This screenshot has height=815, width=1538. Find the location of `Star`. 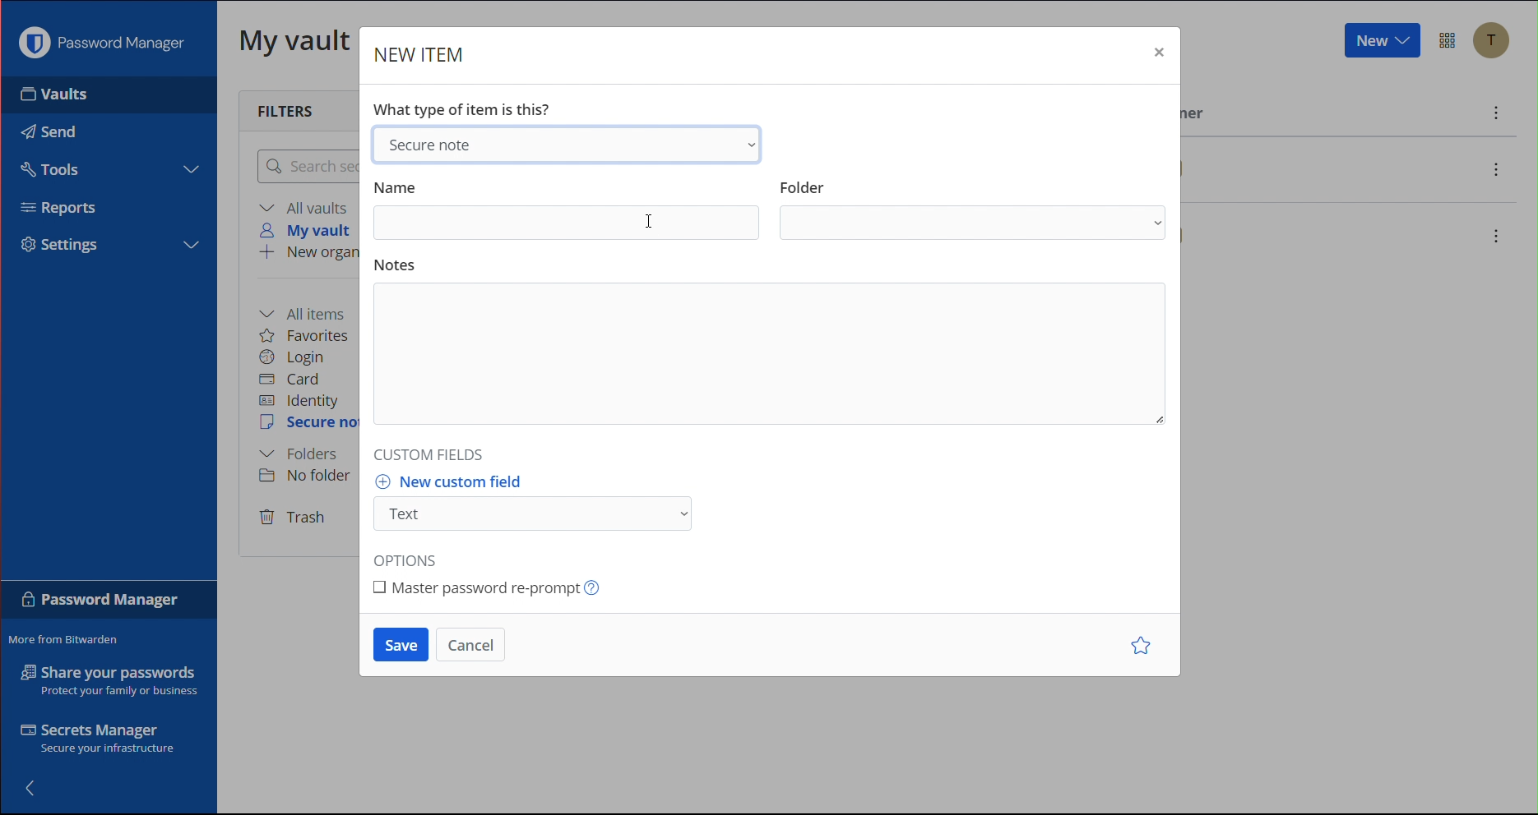

Star is located at coordinates (1137, 645).